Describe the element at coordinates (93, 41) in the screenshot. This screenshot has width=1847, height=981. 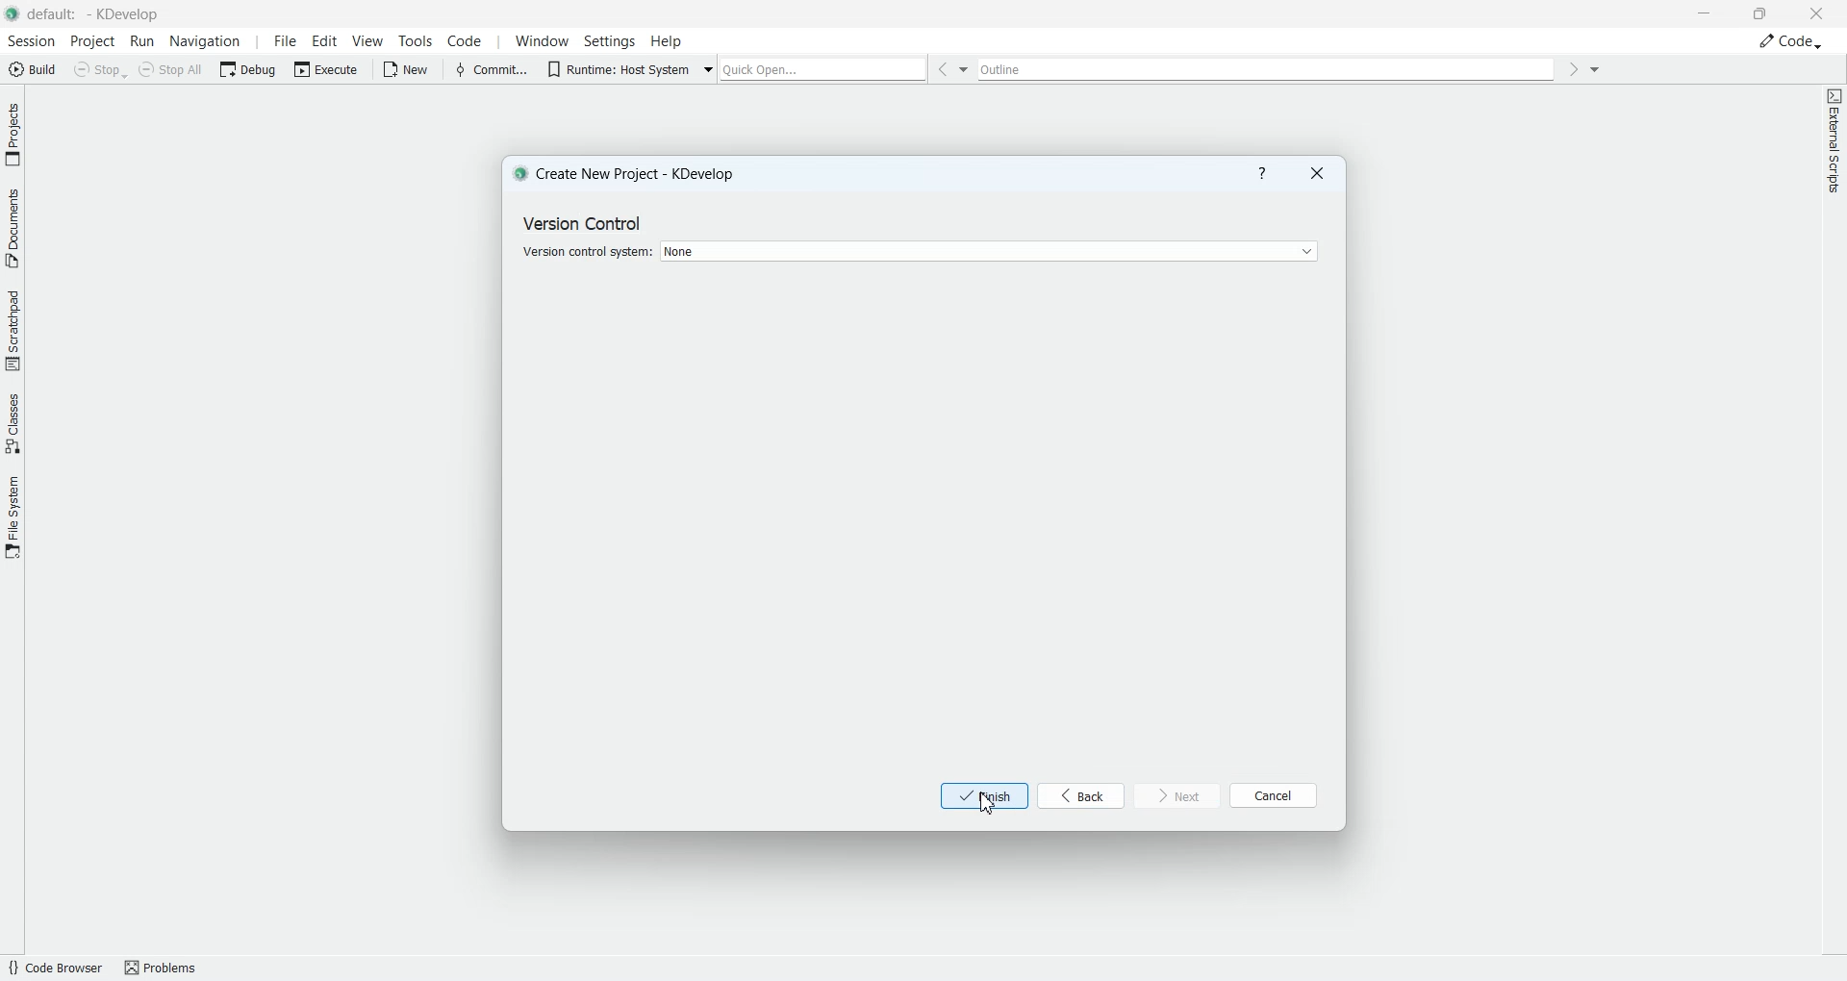
I see `Project` at that location.